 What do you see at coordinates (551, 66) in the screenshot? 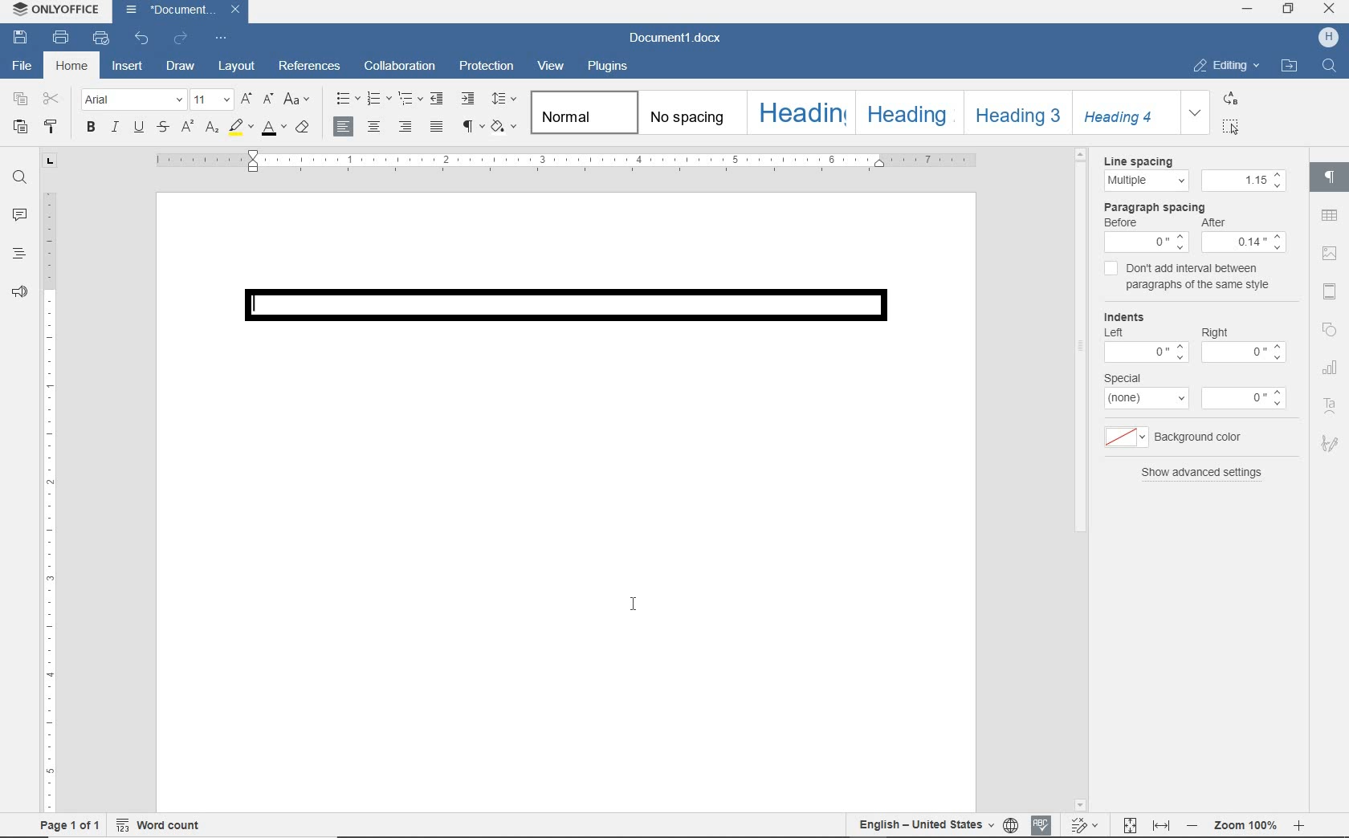
I see `view` at bounding box center [551, 66].